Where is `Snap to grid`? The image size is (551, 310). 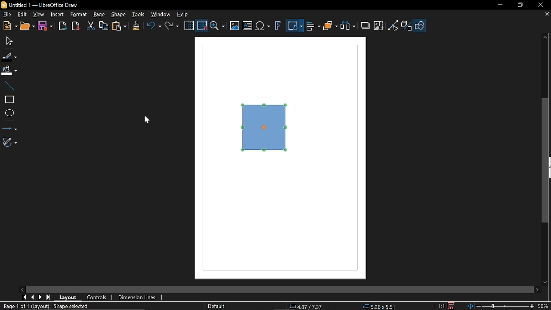 Snap to grid is located at coordinates (202, 26).